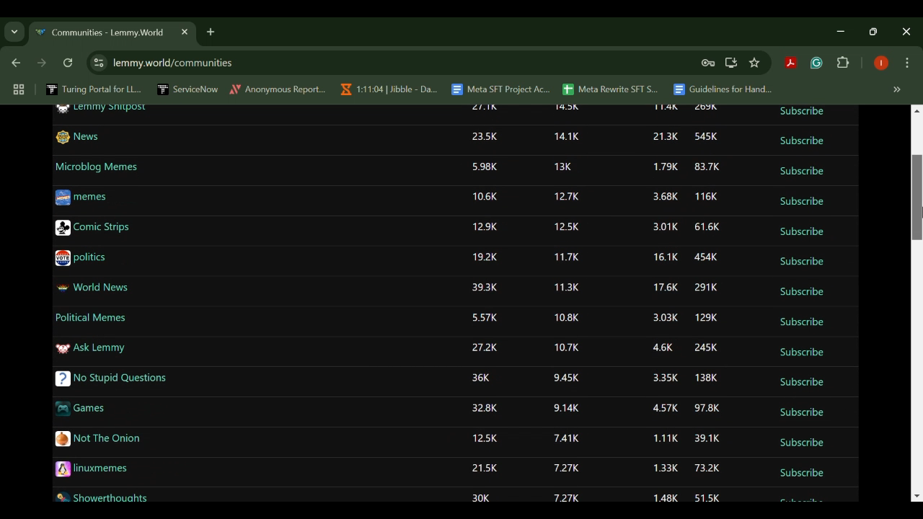  I want to click on Turing Portal for LL..., so click(94, 91).